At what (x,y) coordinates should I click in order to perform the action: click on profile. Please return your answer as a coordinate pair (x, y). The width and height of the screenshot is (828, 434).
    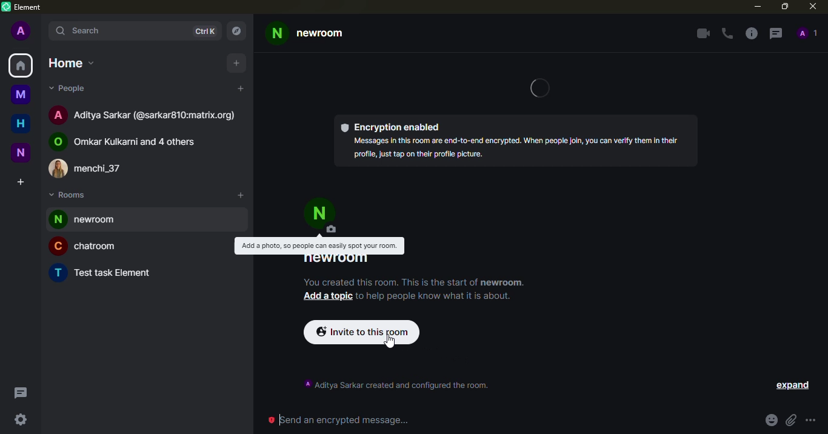
    Looking at the image, I should click on (22, 32).